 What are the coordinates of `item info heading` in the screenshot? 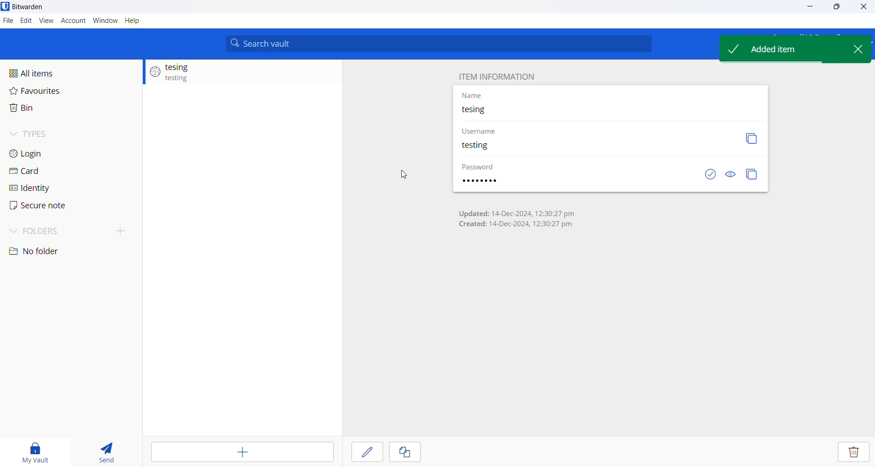 It's located at (496, 76).